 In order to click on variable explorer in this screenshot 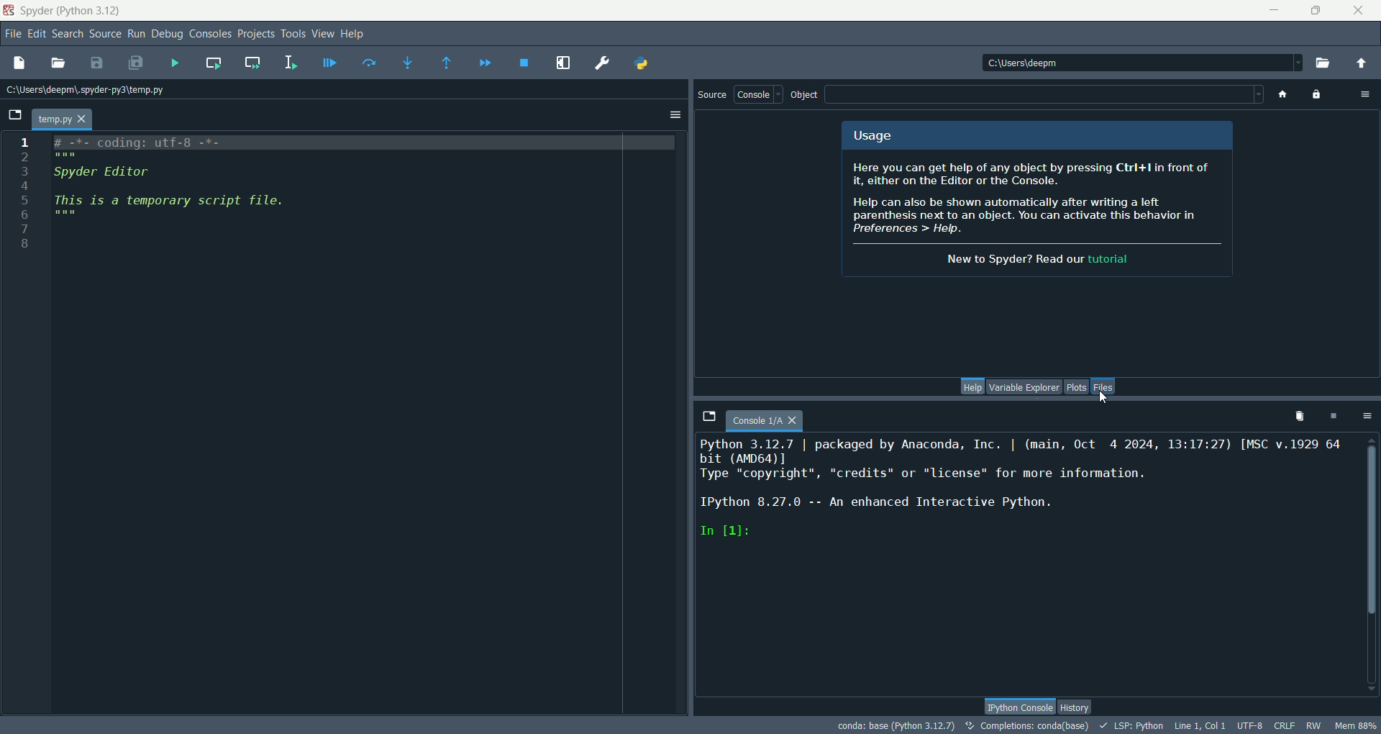, I will do `click(1025, 386)`.